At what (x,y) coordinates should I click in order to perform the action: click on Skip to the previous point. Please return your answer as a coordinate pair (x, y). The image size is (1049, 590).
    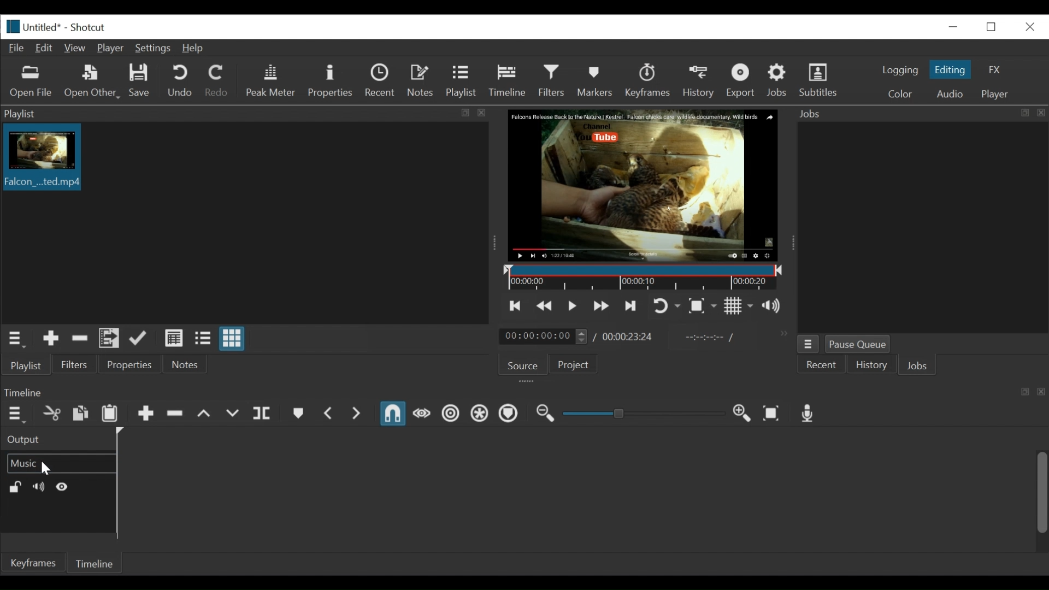
    Looking at the image, I should click on (516, 306).